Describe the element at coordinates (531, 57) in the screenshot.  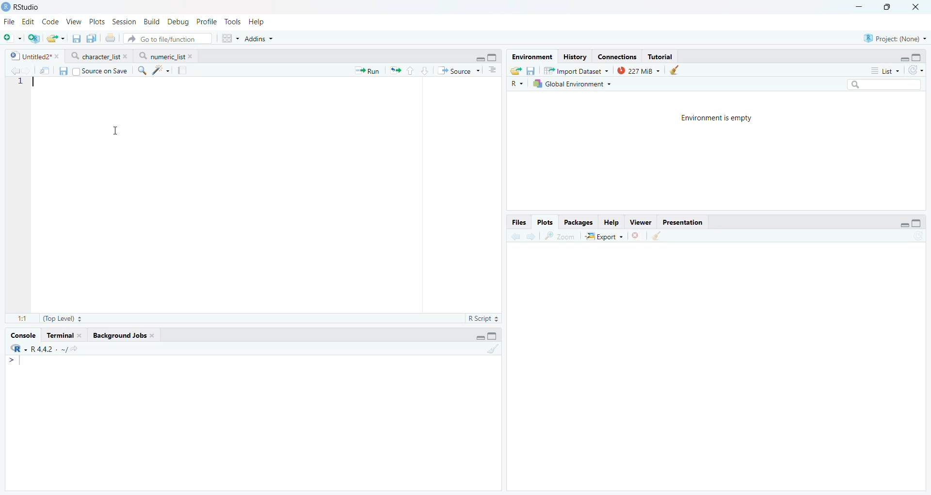
I see `Environment` at that location.